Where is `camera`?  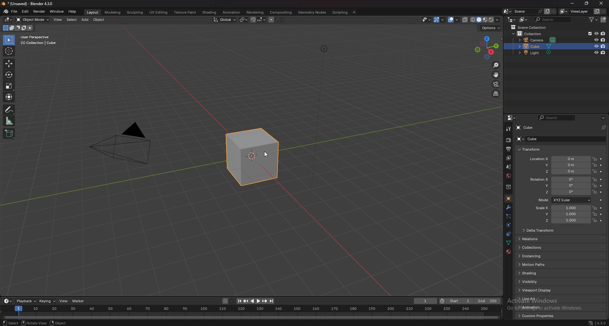 camera is located at coordinates (537, 40).